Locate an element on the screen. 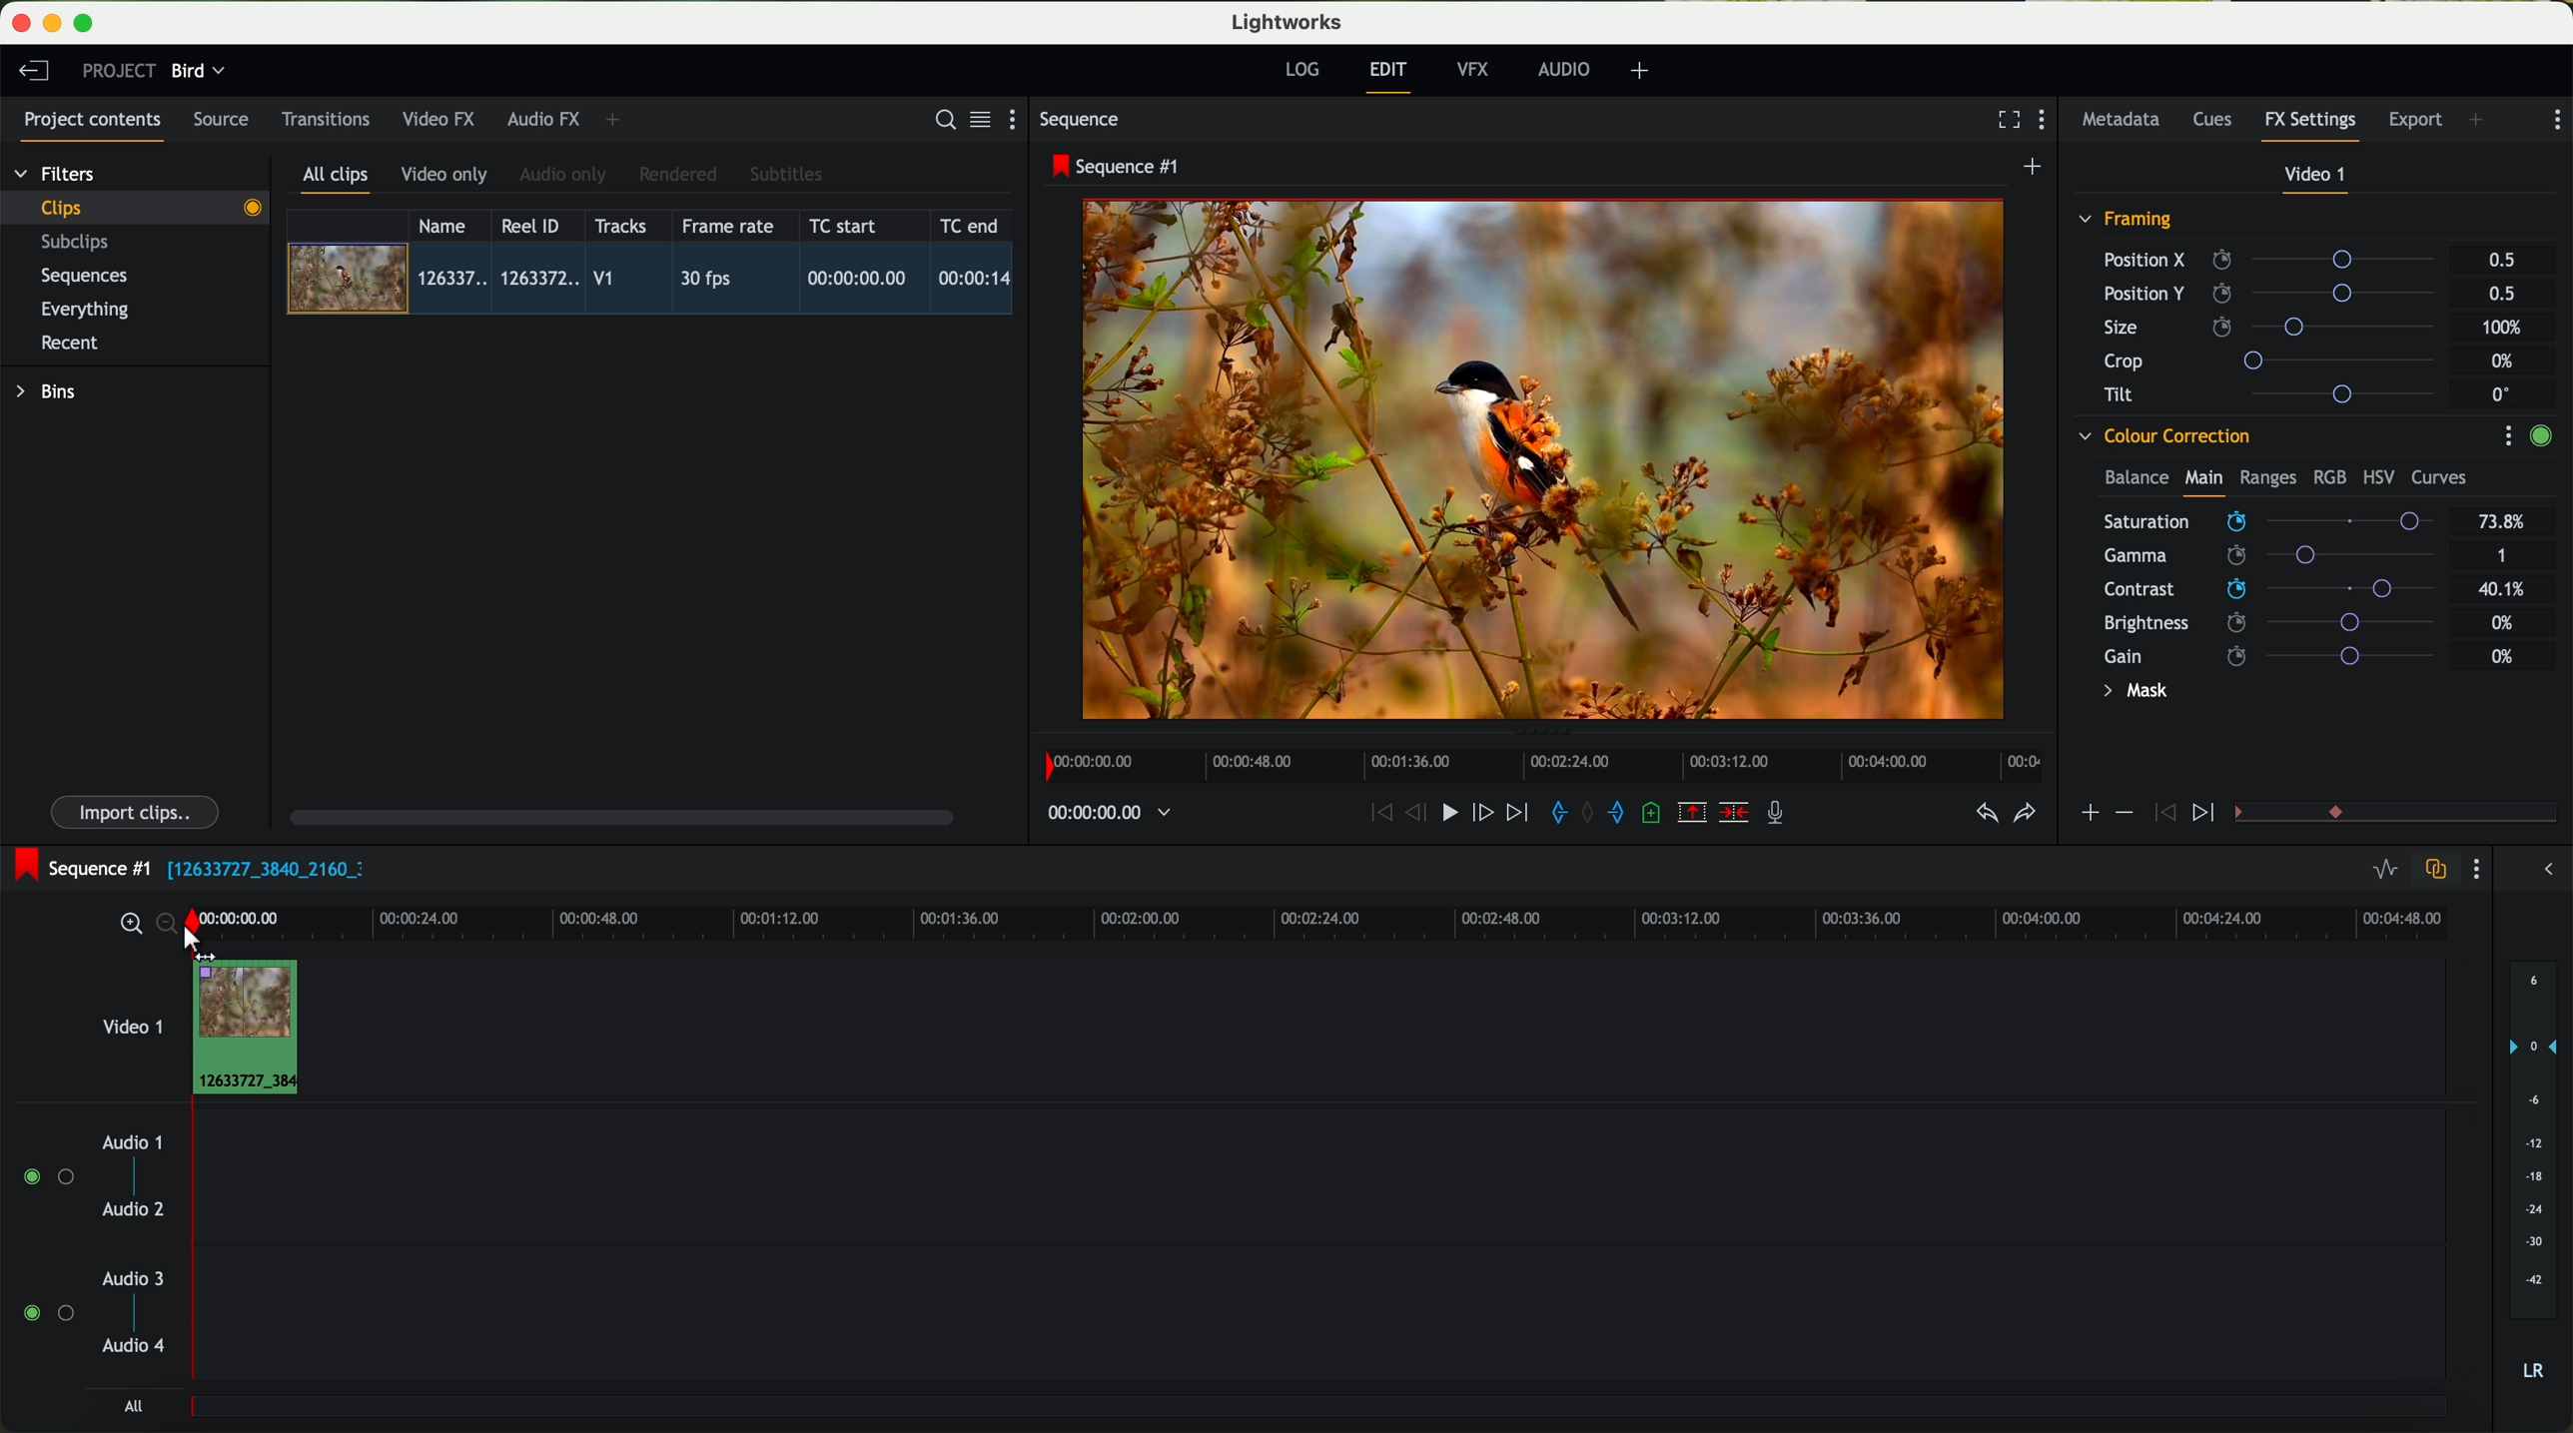  import clips is located at coordinates (138, 811).